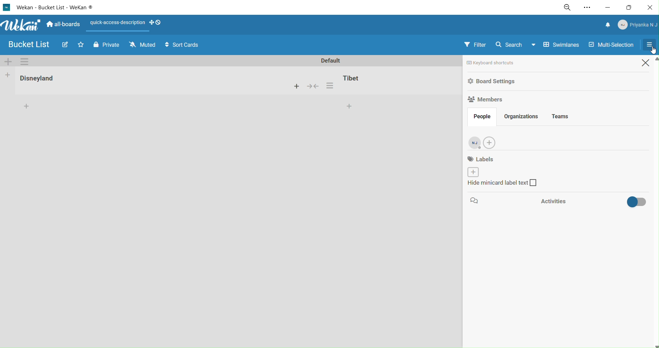 This screenshot has height=348, width=659. I want to click on title, so click(60, 7).